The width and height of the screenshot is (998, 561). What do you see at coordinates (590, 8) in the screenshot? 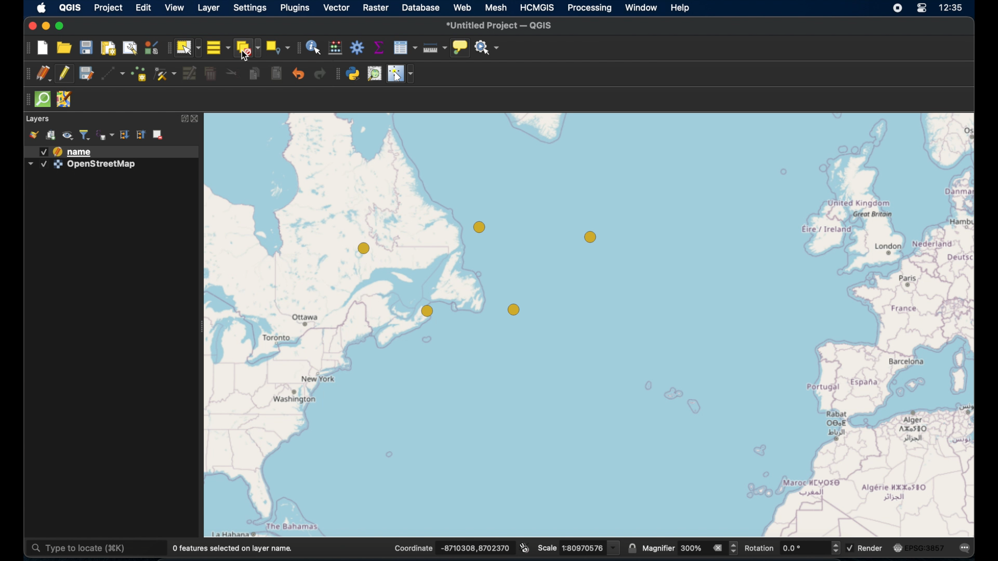
I see `processing` at bounding box center [590, 8].